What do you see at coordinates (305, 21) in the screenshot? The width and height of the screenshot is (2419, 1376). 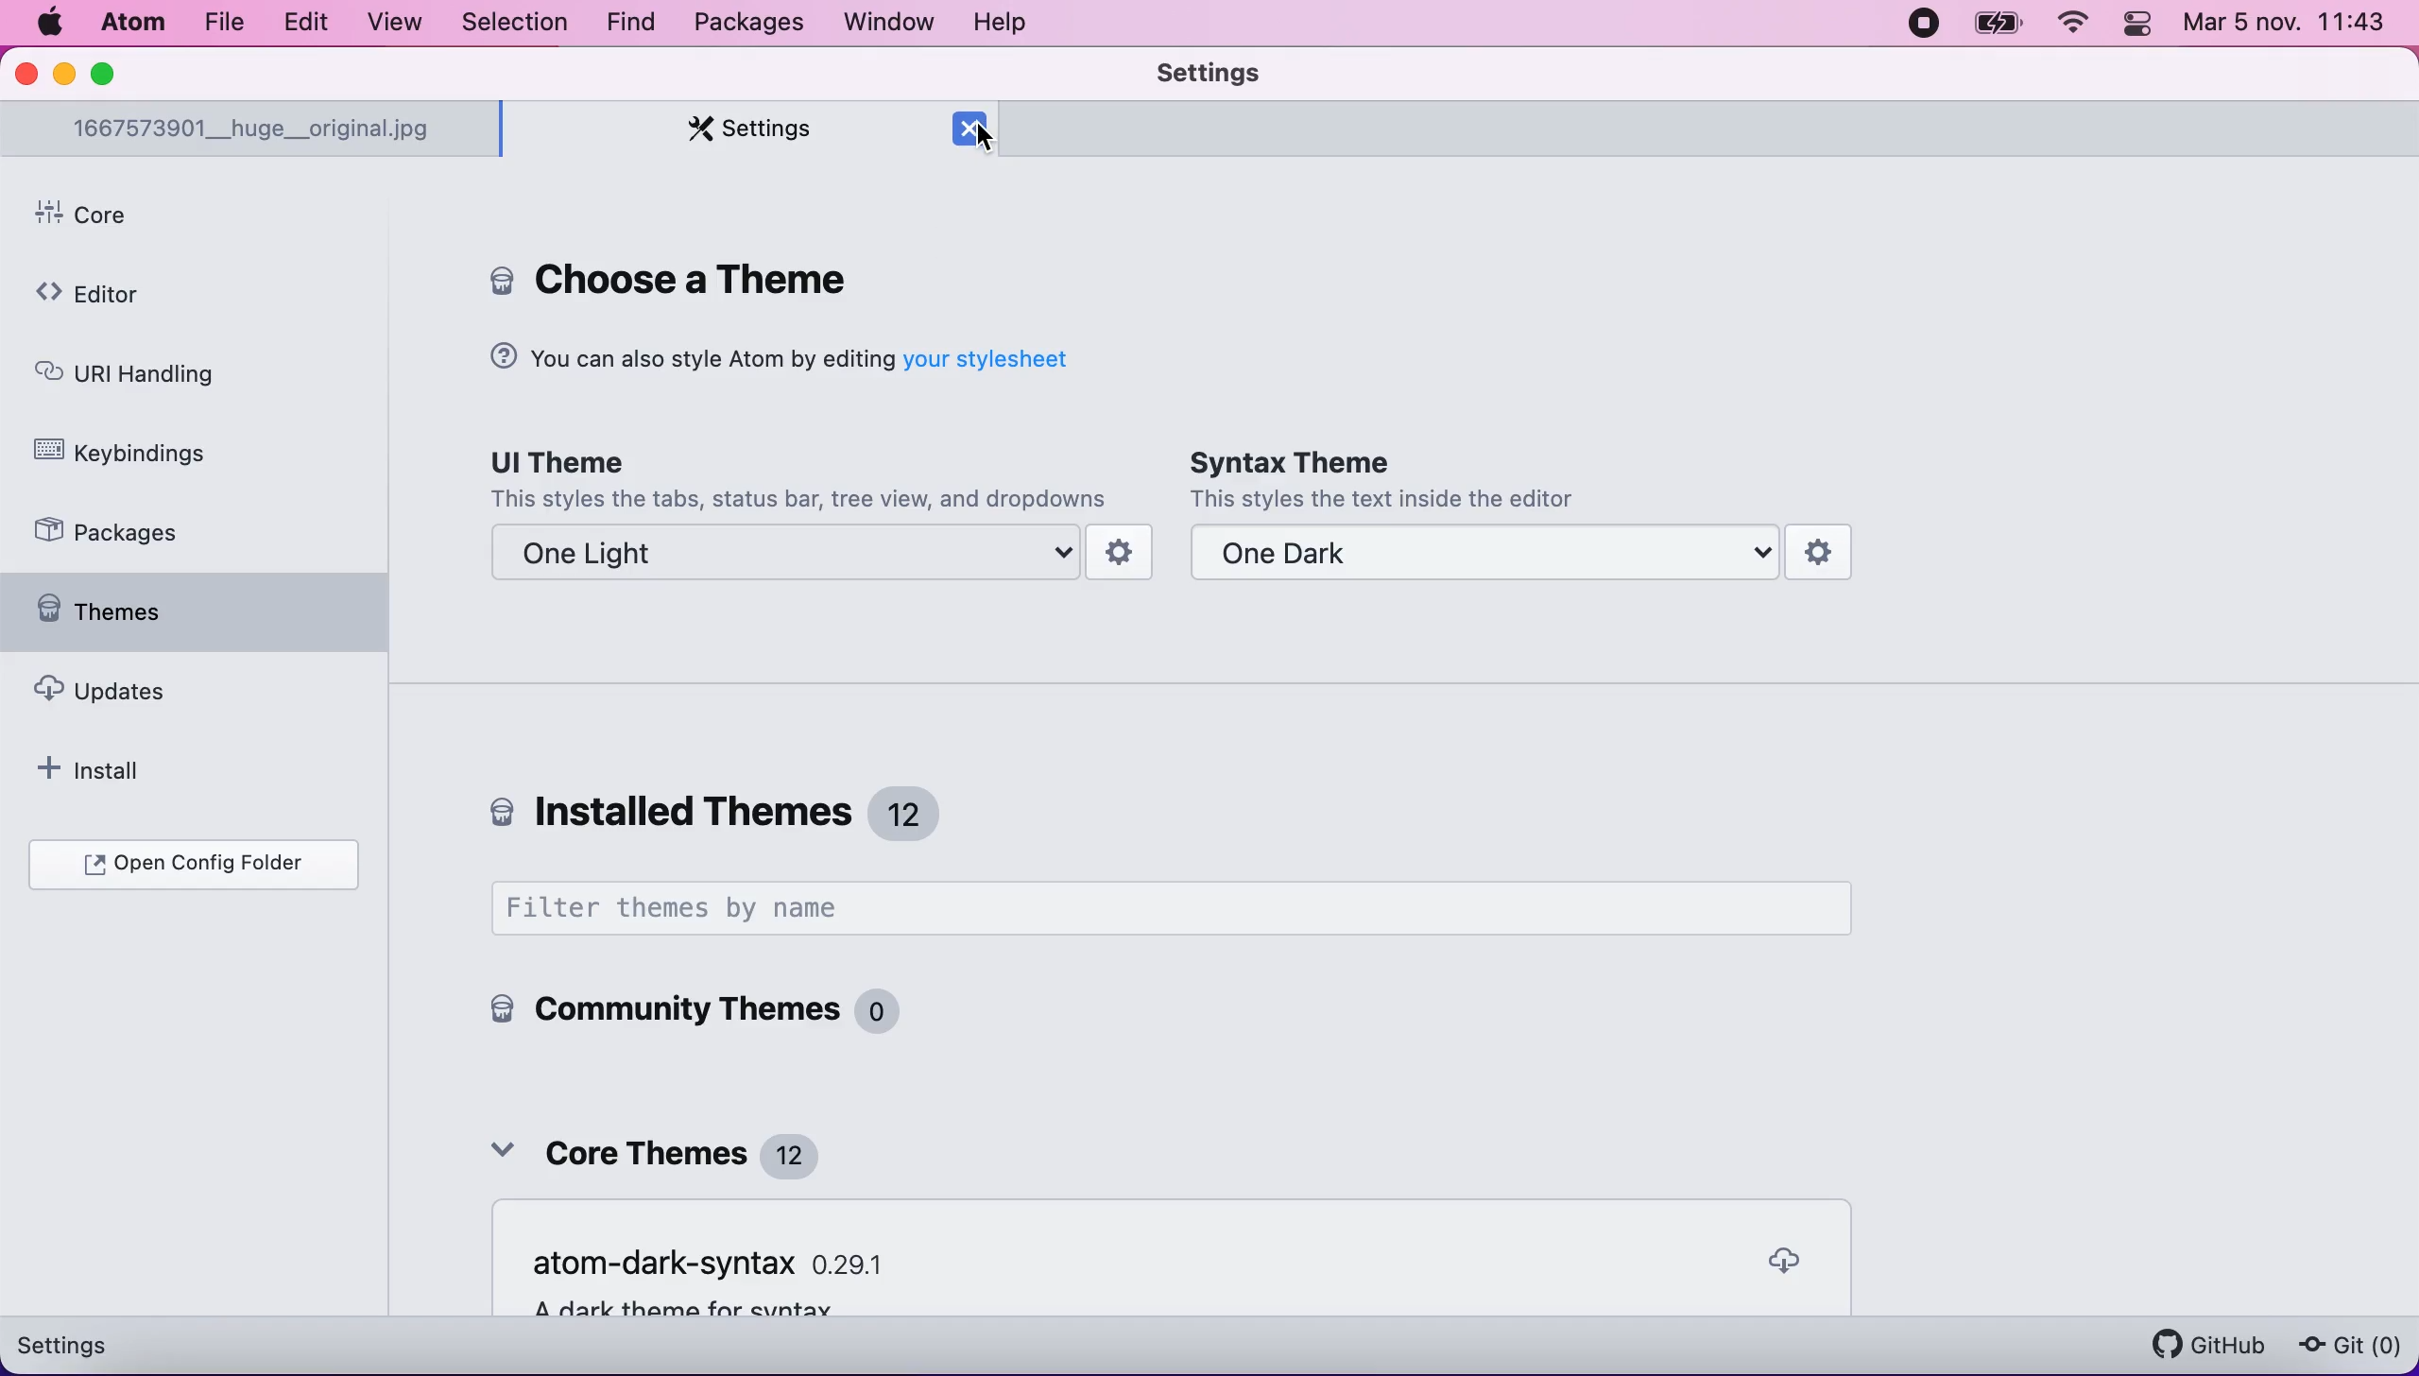 I see `edit` at bounding box center [305, 21].